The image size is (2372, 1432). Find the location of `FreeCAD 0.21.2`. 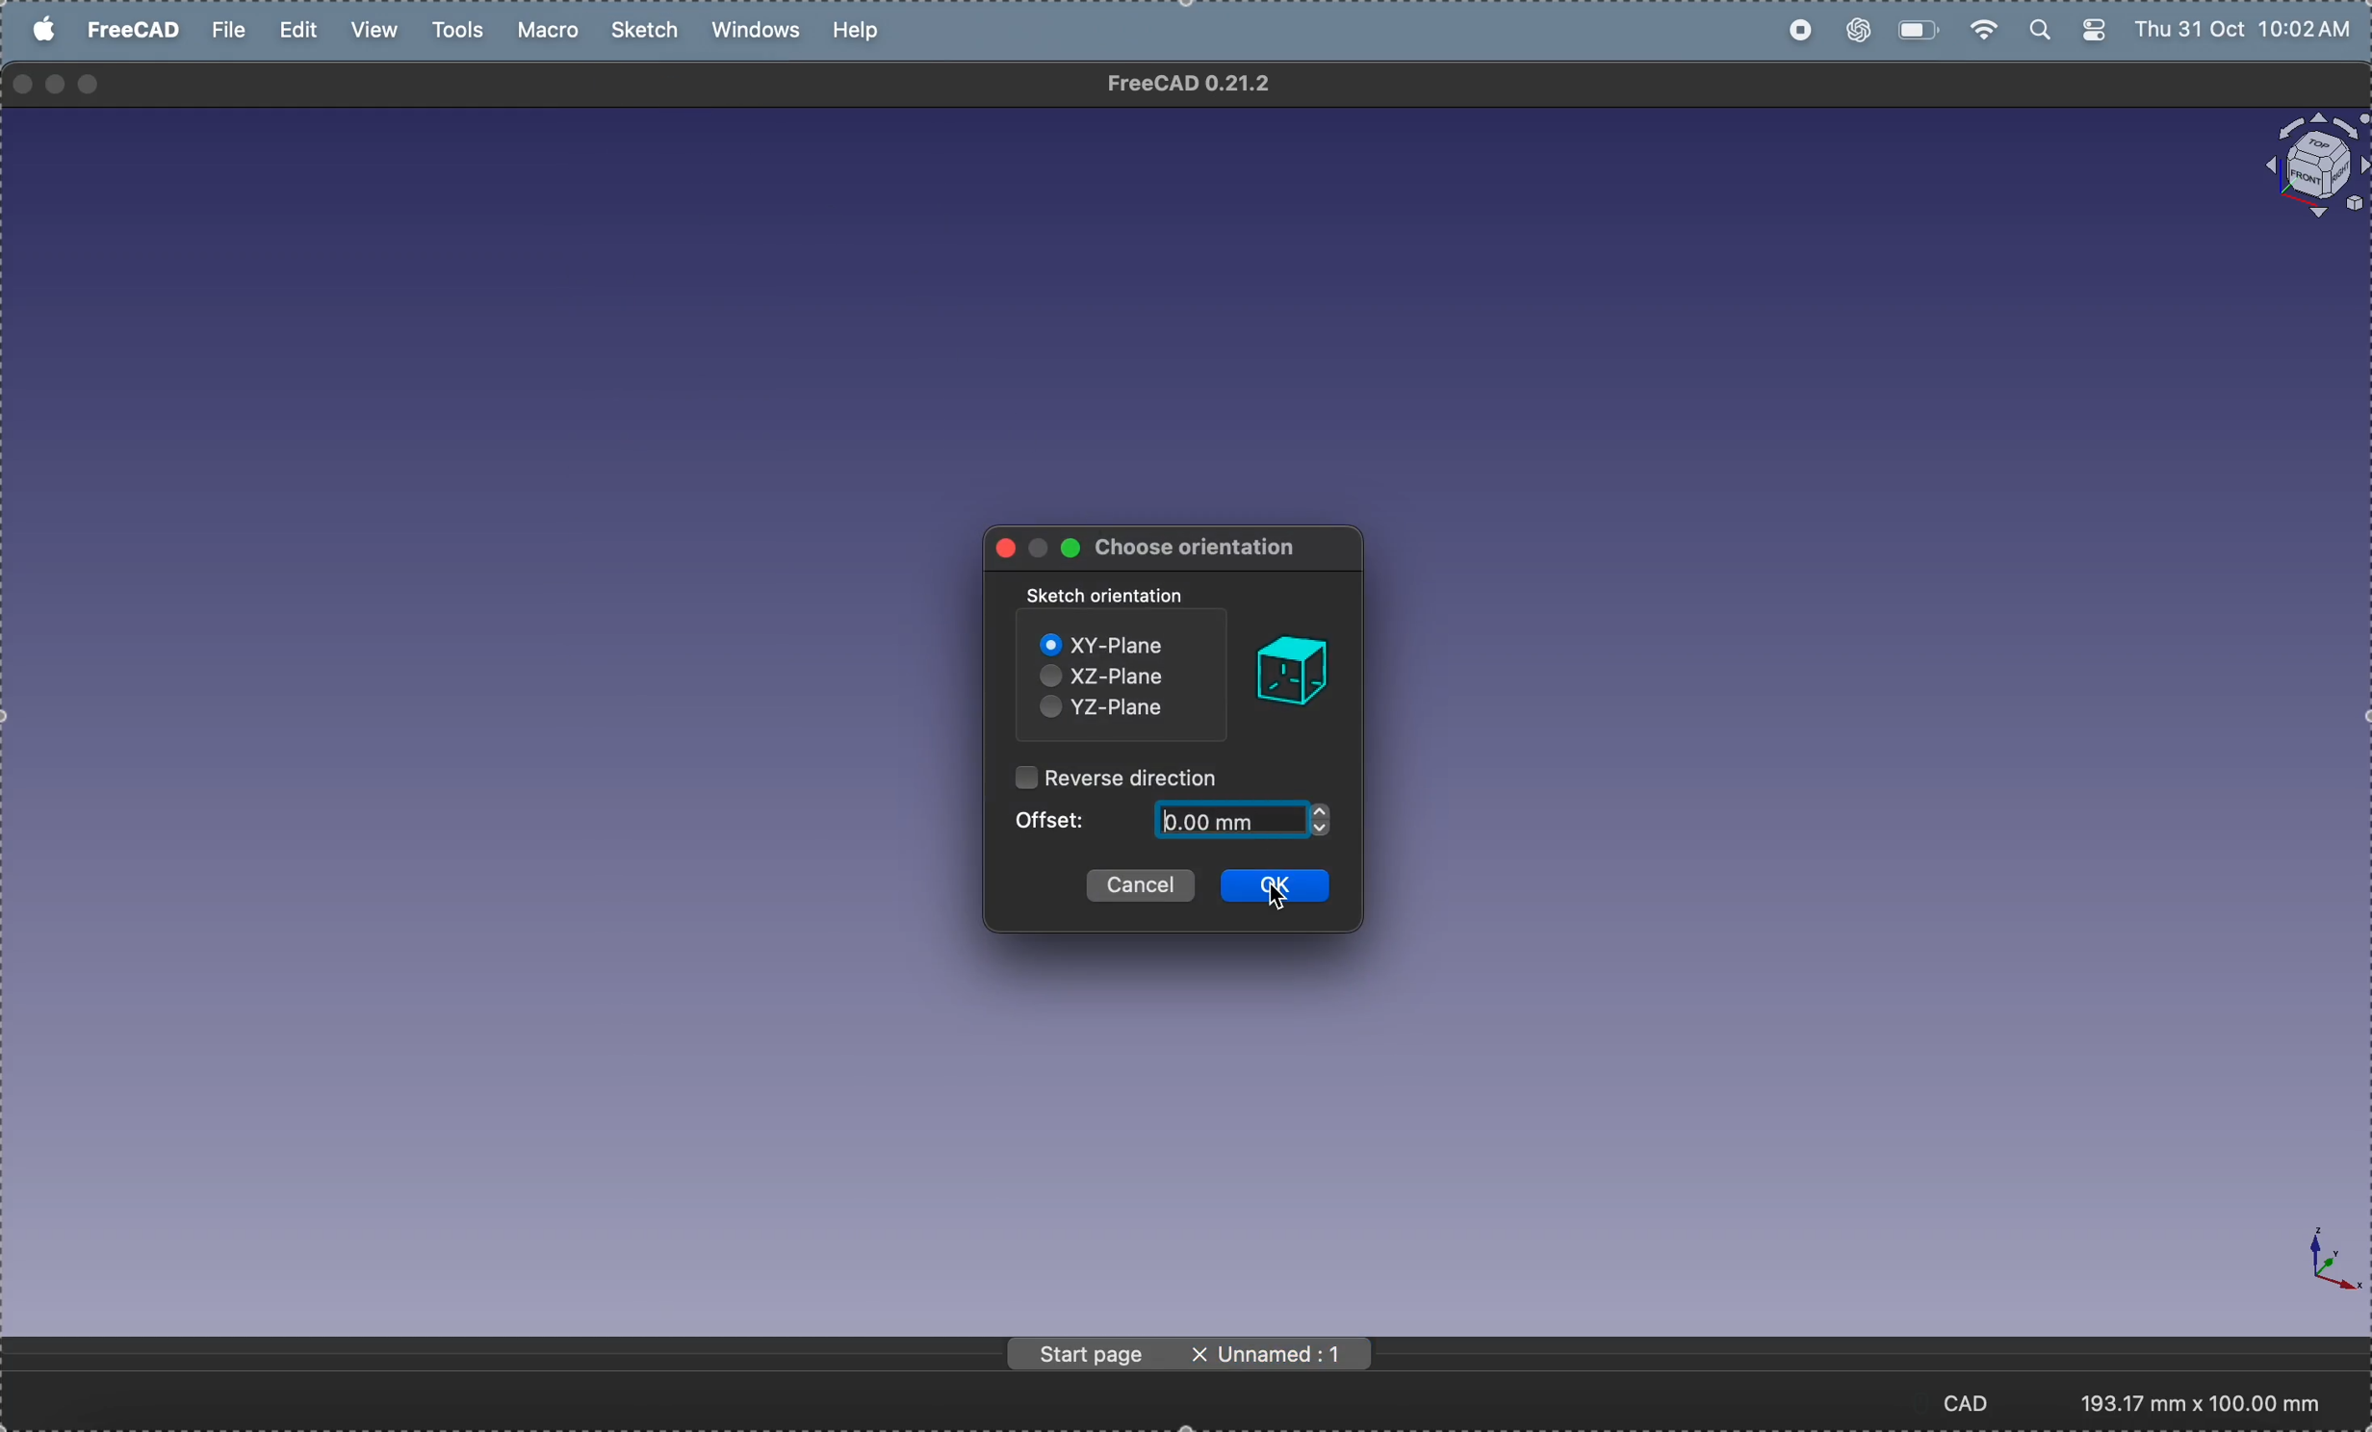

FreeCAD 0.21.2 is located at coordinates (1191, 83).